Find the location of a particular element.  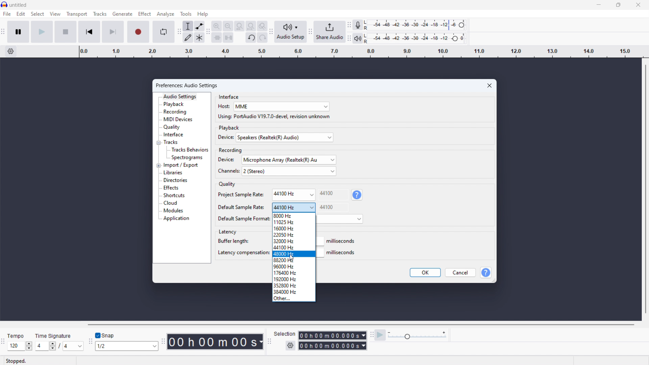

edit toolbar is located at coordinates (208, 33).